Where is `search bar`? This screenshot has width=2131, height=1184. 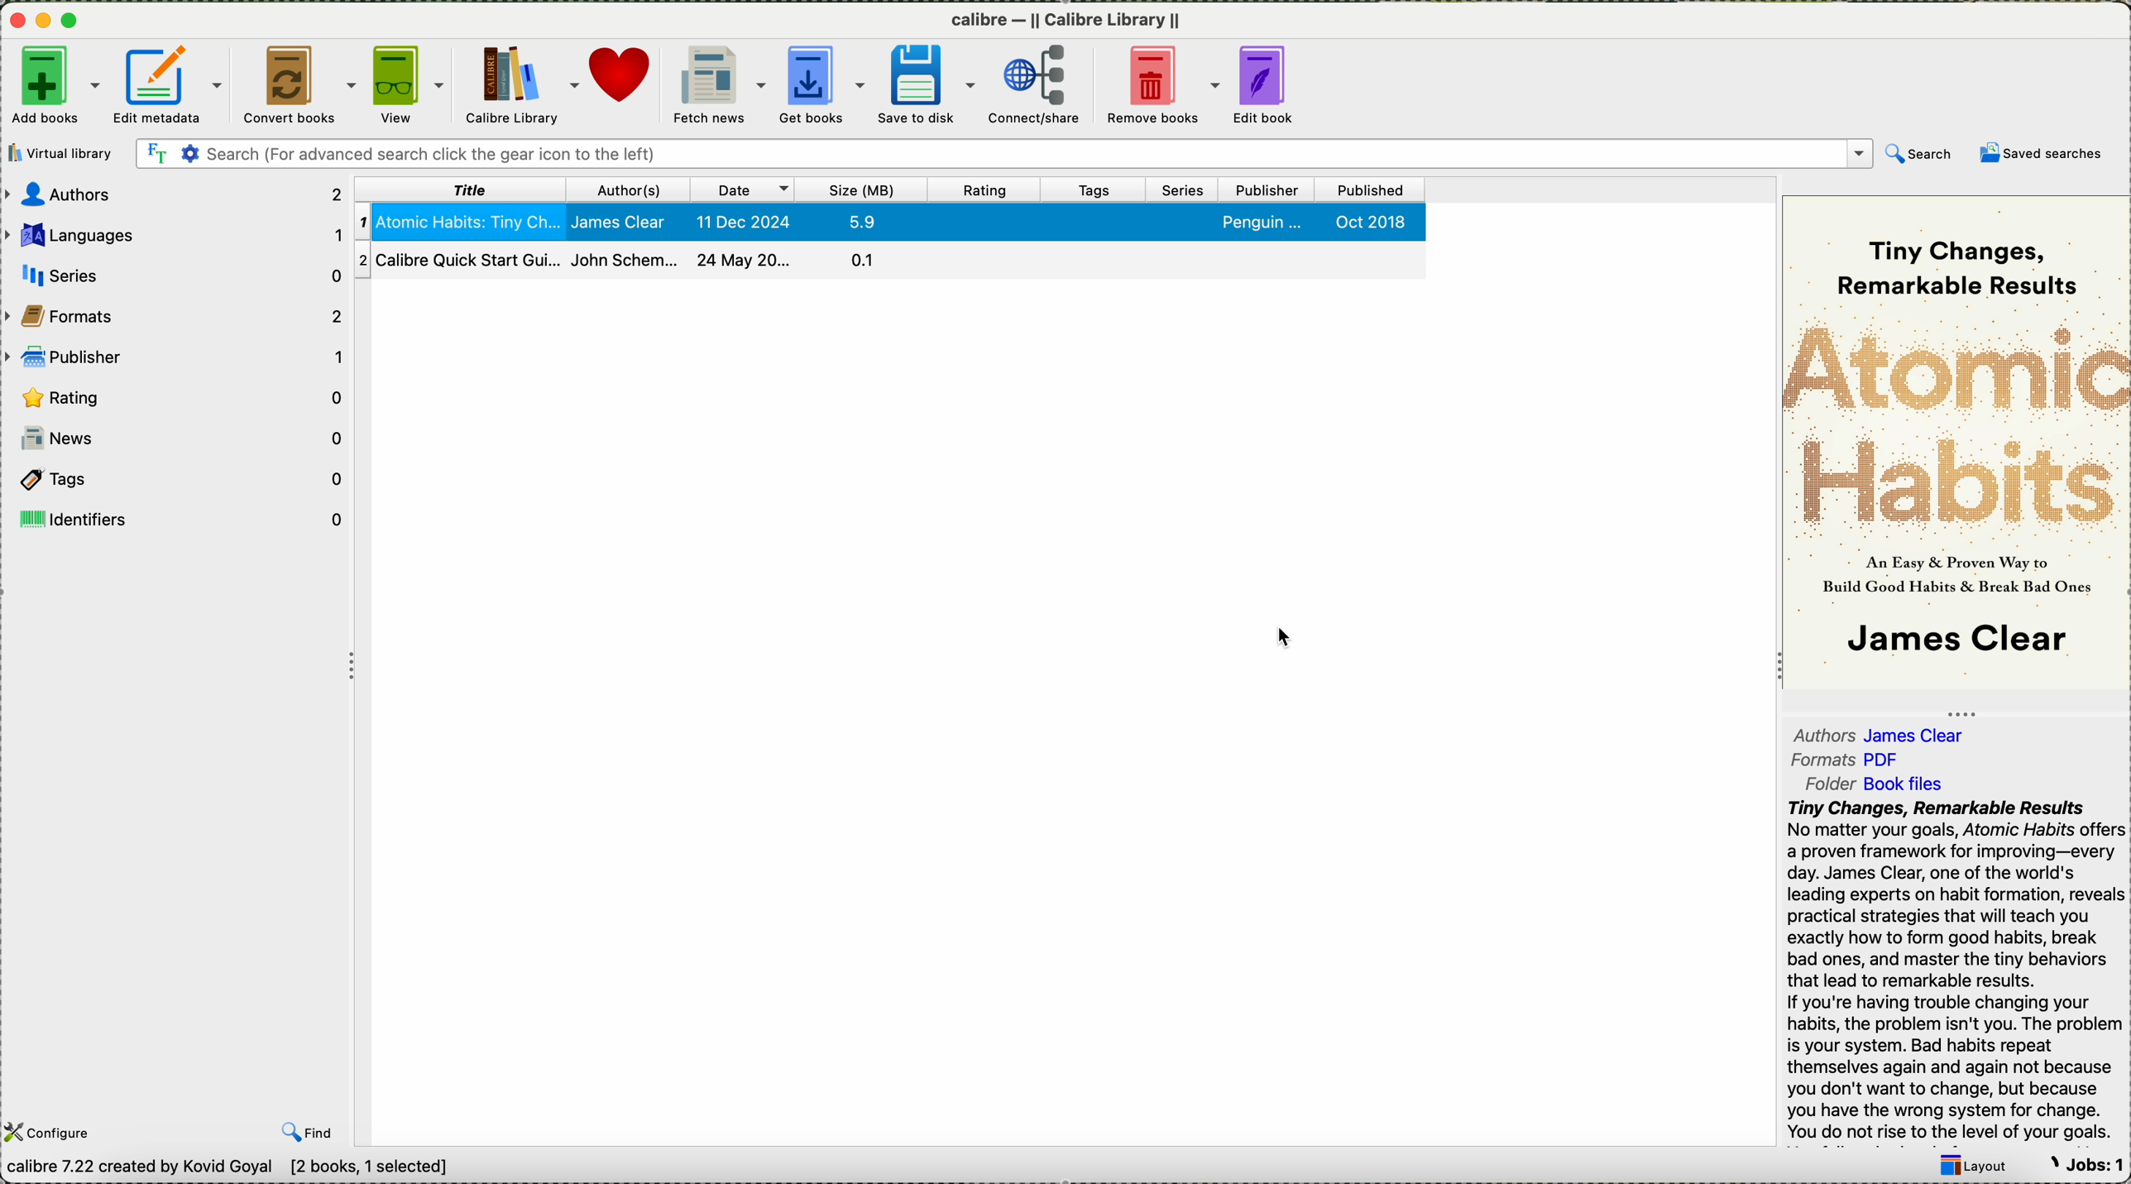
search bar is located at coordinates (1042, 155).